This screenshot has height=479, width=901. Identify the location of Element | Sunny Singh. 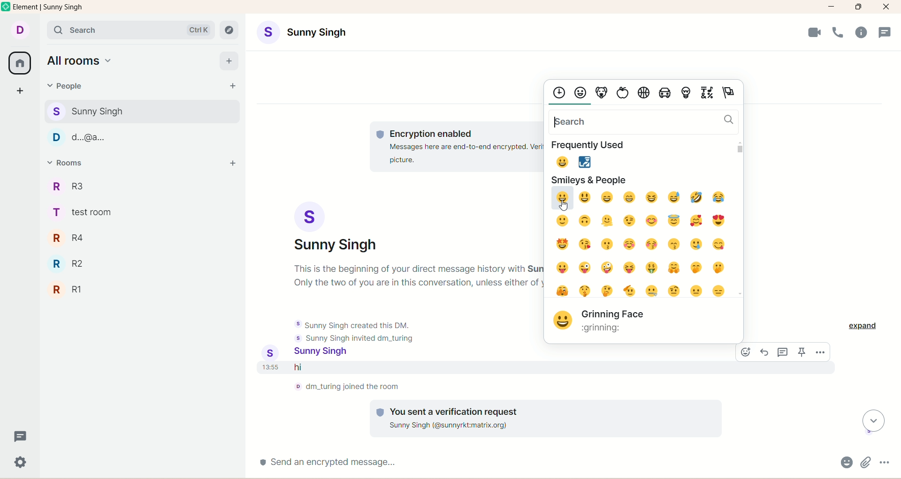
(48, 7).